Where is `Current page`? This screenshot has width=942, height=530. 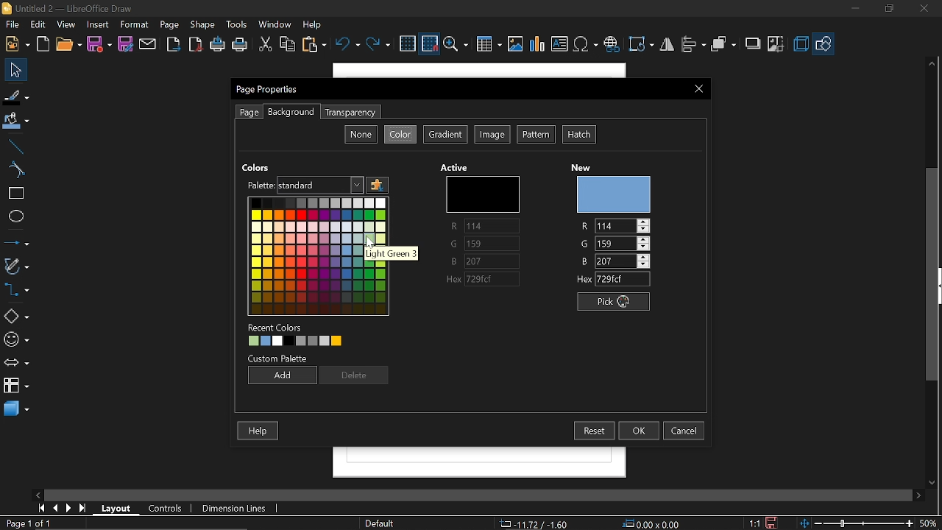 Current page is located at coordinates (28, 523).